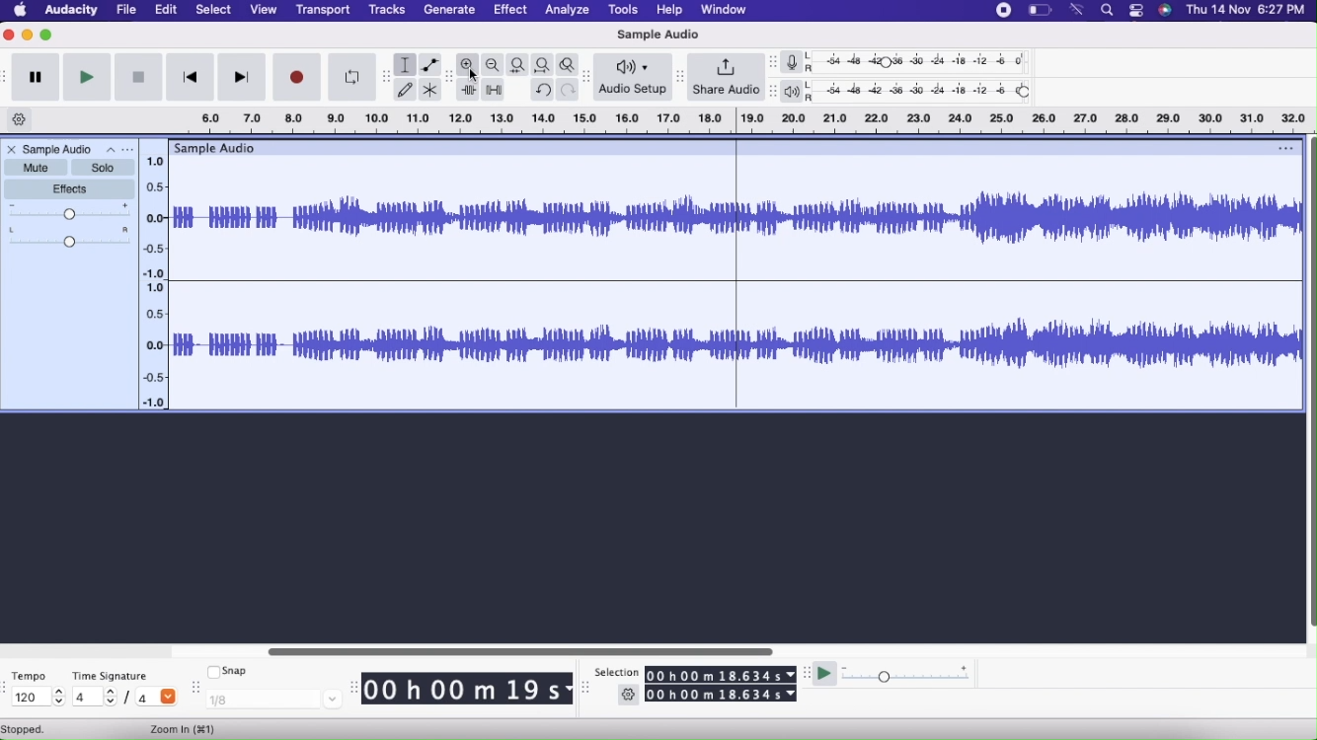  I want to click on Timeline options, so click(20, 120).